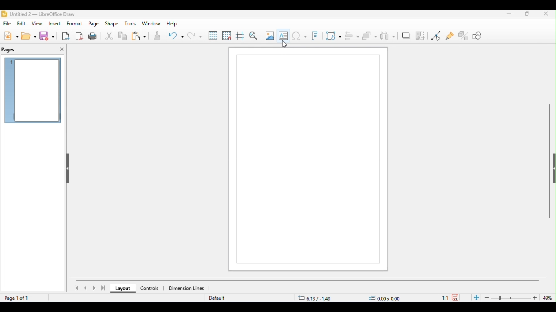 The image size is (556, 312). What do you see at coordinates (308, 280) in the screenshot?
I see `horizontal scroll bar` at bounding box center [308, 280].